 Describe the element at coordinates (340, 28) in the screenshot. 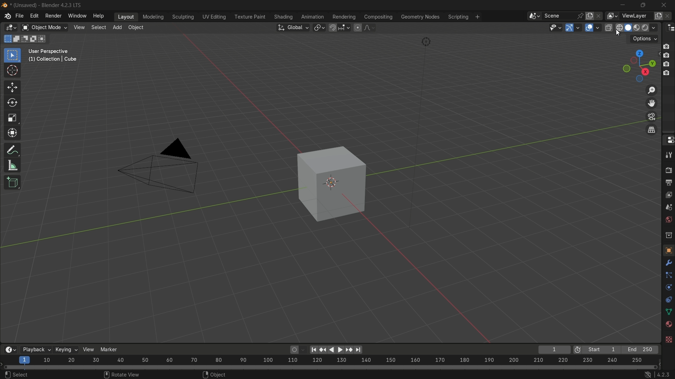

I see `snap` at that location.